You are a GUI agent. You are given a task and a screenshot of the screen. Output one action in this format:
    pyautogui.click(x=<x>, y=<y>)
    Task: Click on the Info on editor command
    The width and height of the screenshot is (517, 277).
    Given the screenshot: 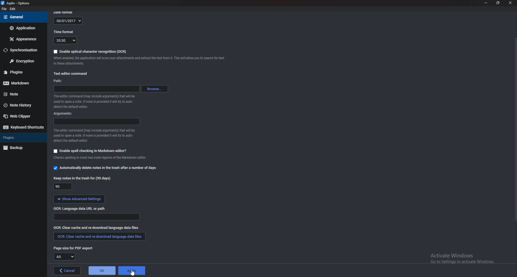 What is the action you would take?
    pyautogui.click(x=96, y=101)
    